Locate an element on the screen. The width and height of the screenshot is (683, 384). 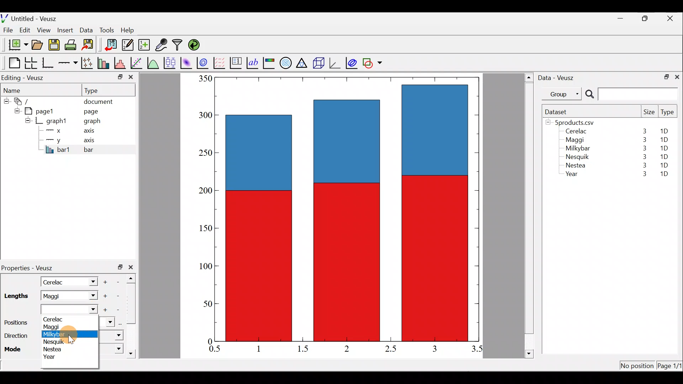
Maggi is located at coordinates (576, 141).